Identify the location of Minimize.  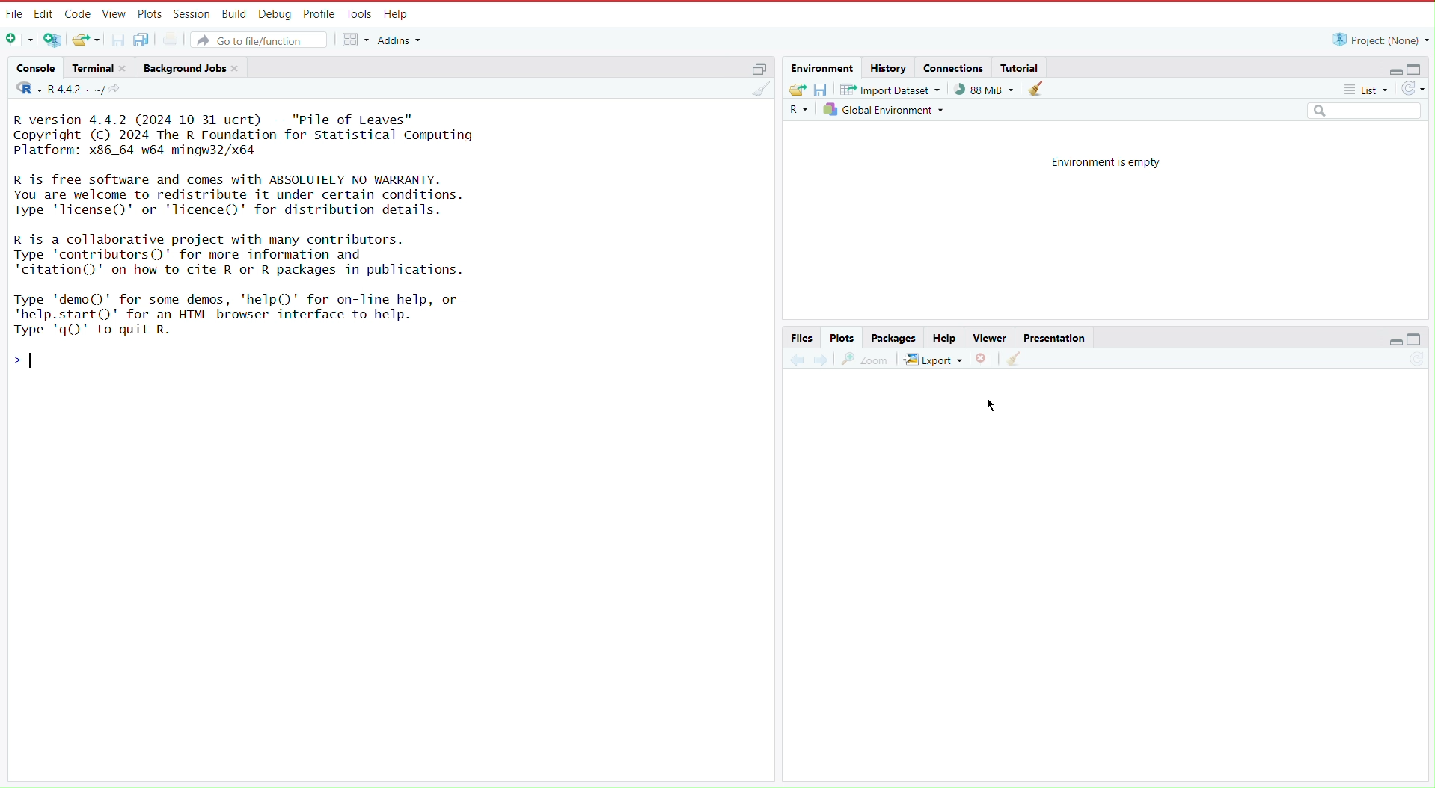
(1389, 71).